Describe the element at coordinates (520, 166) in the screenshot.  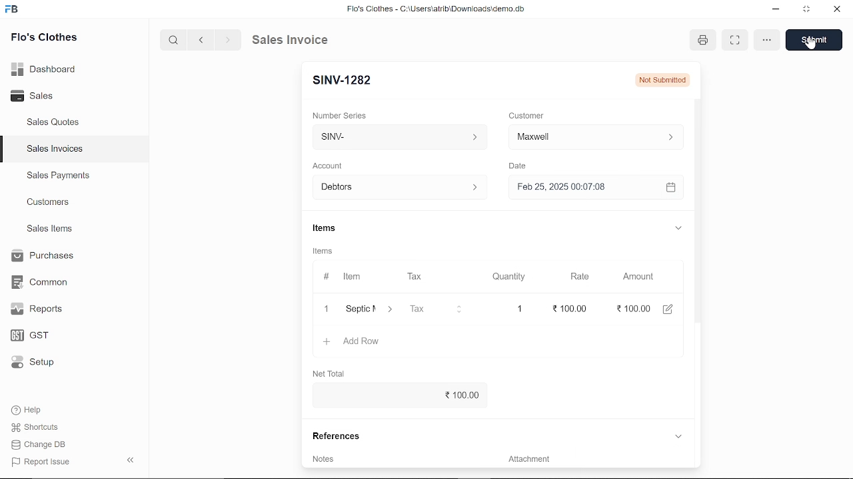
I see `Date` at that location.